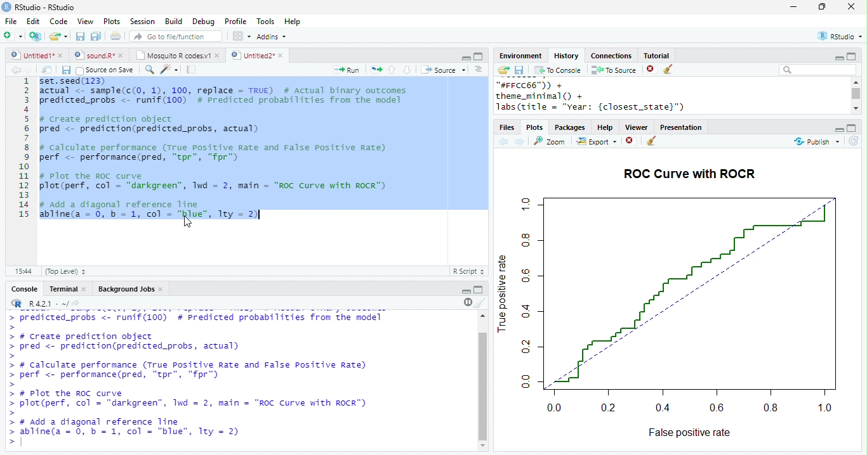  What do you see at coordinates (842, 35) in the screenshot?
I see `RStudio` at bounding box center [842, 35].